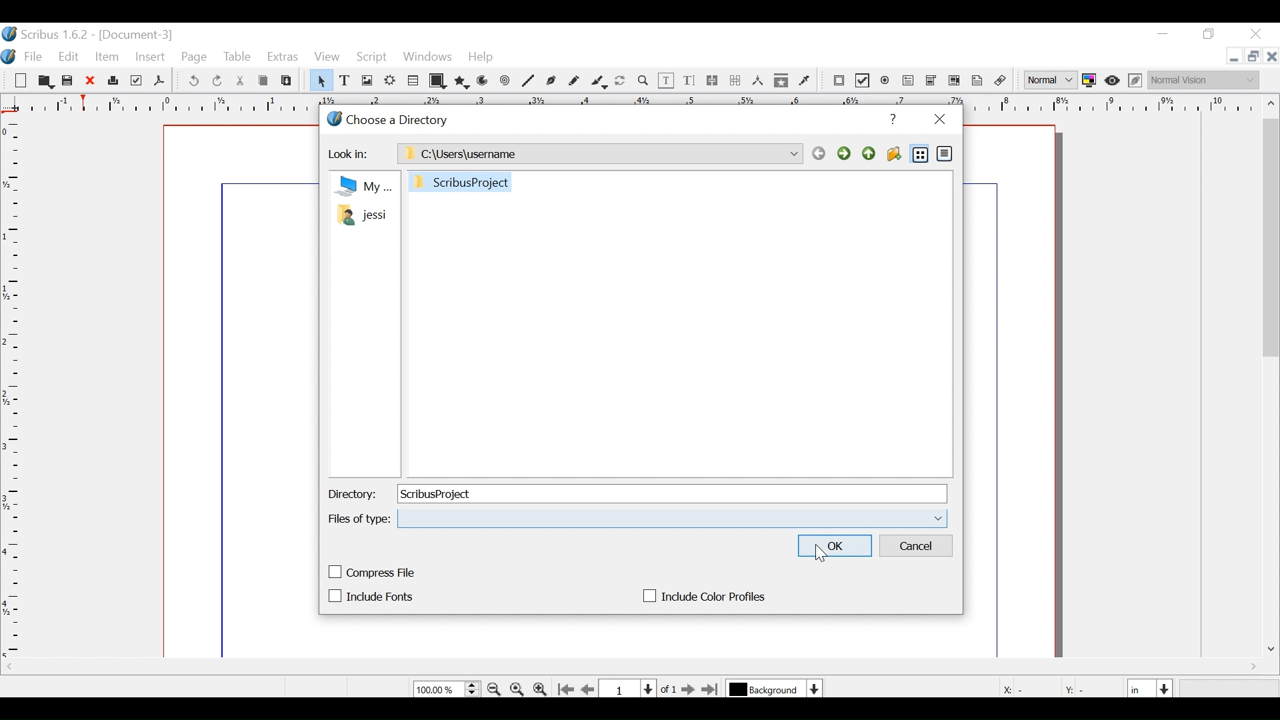 The image size is (1280, 720). What do you see at coordinates (529, 82) in the screenshot?
I see `Line` at bounding box center [529, 82].